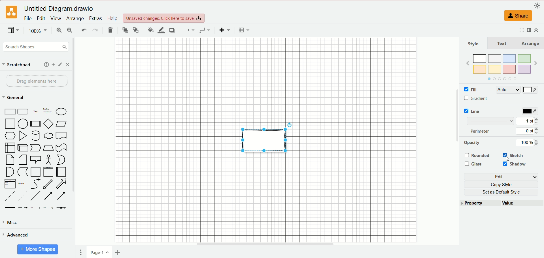 The width and height of the screenshot is (544, 258). What do you see at coordinates (16, 235) in the screenshot?
I see `advanced` at bounding box center [16, 235].